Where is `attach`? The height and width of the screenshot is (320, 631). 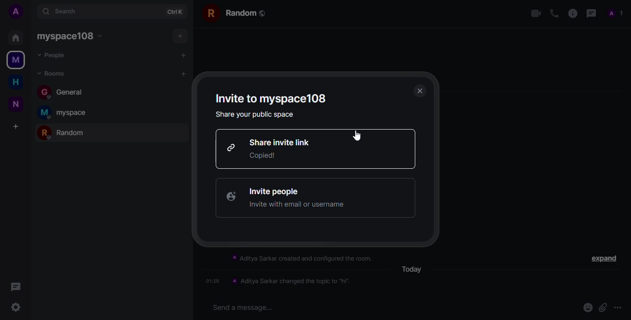
attach is located at coordinates (604, 307).